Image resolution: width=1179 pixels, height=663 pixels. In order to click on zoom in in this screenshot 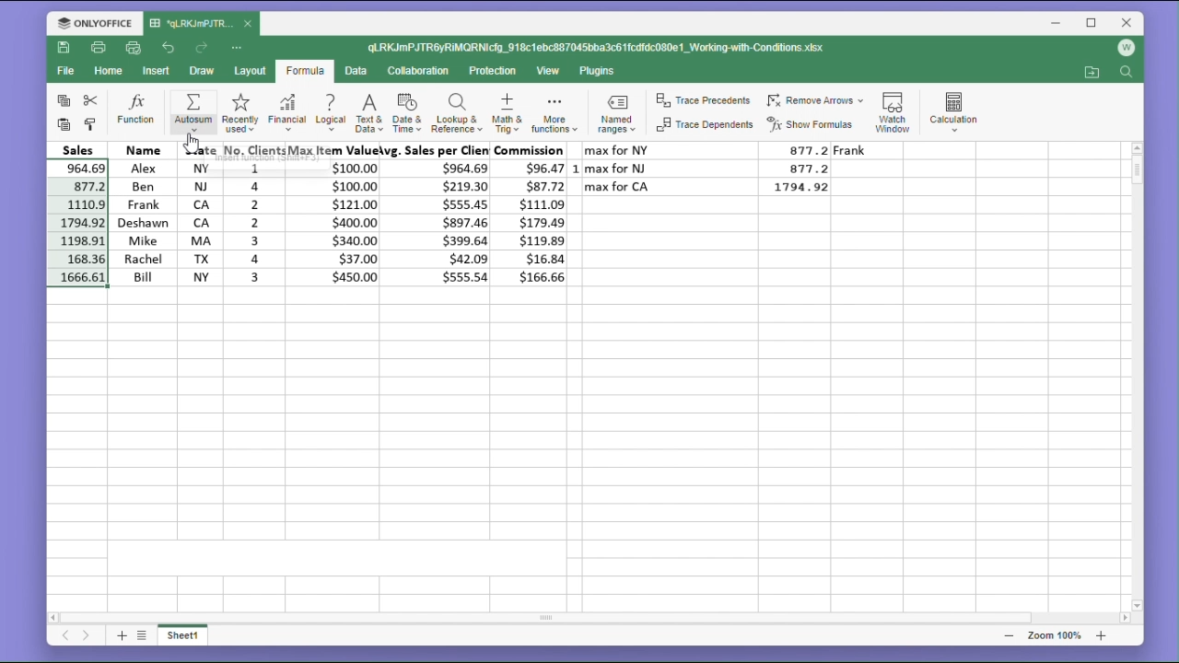, I will do `click(1101, 635)`.